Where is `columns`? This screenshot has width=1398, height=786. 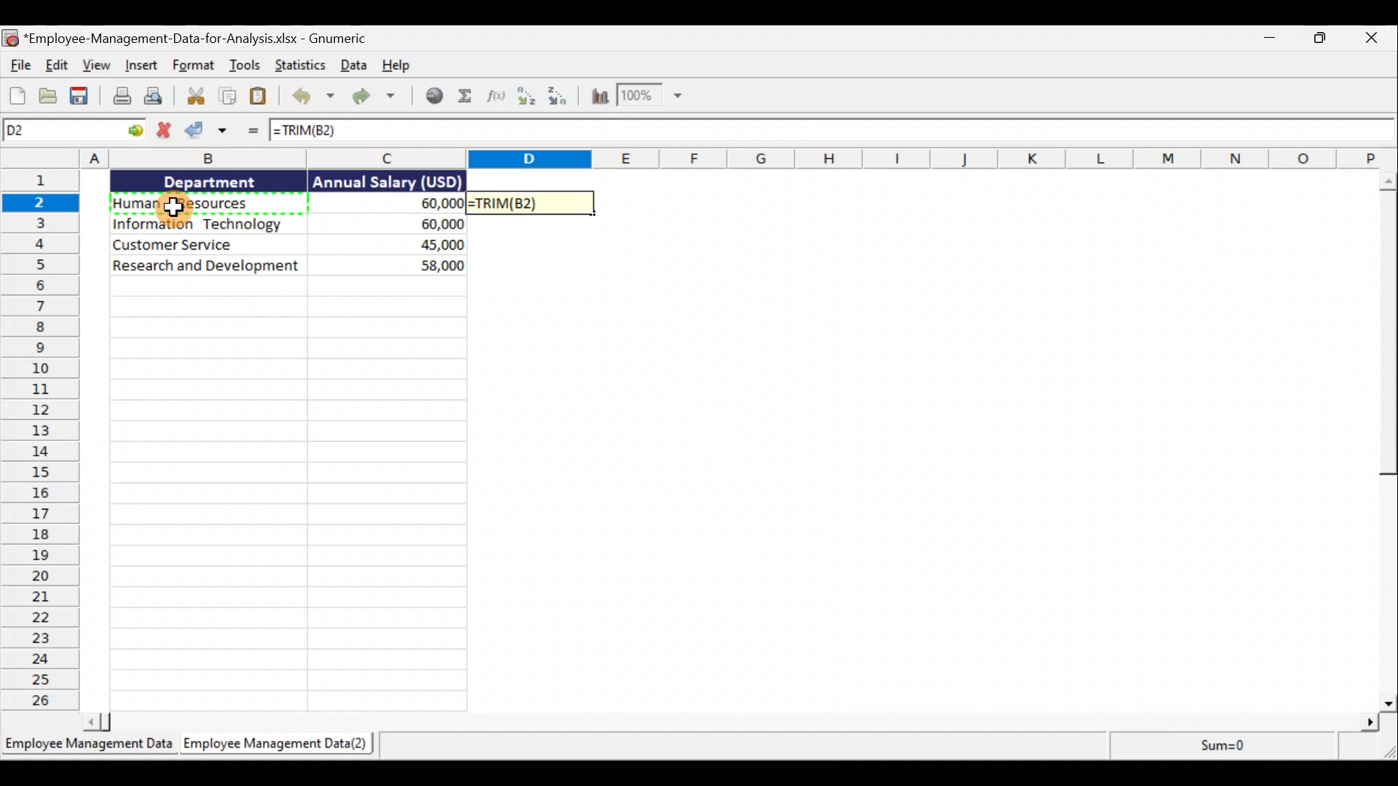
columns is located at coordinates (133, 159).